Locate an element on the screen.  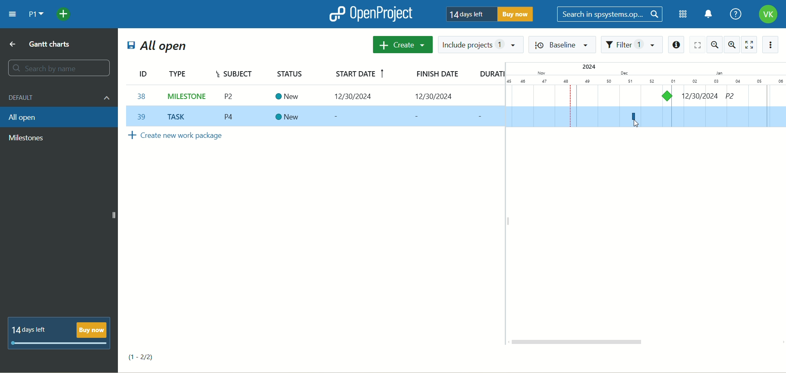
modules is located at coordinates (681, 14).